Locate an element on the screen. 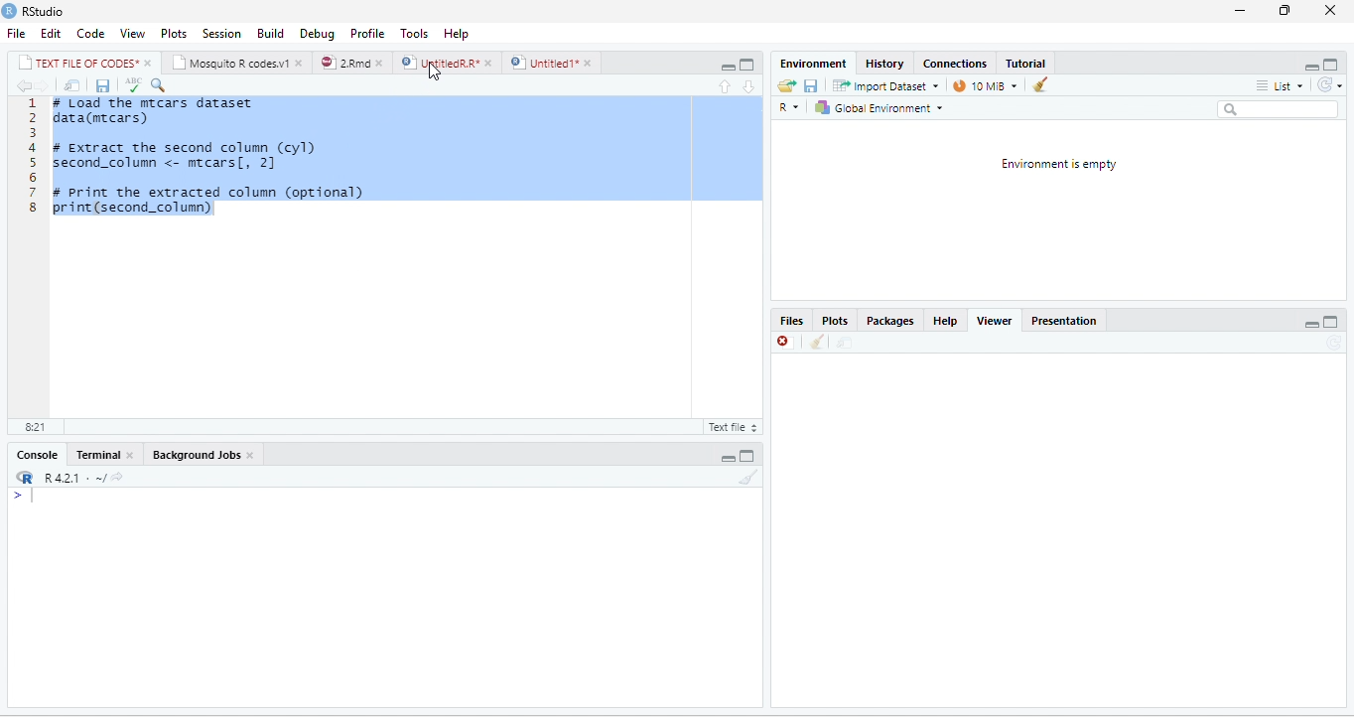 Image resolution: width=1354 pixels, height=717 pixels. Session is located at coordinates (219, 32).